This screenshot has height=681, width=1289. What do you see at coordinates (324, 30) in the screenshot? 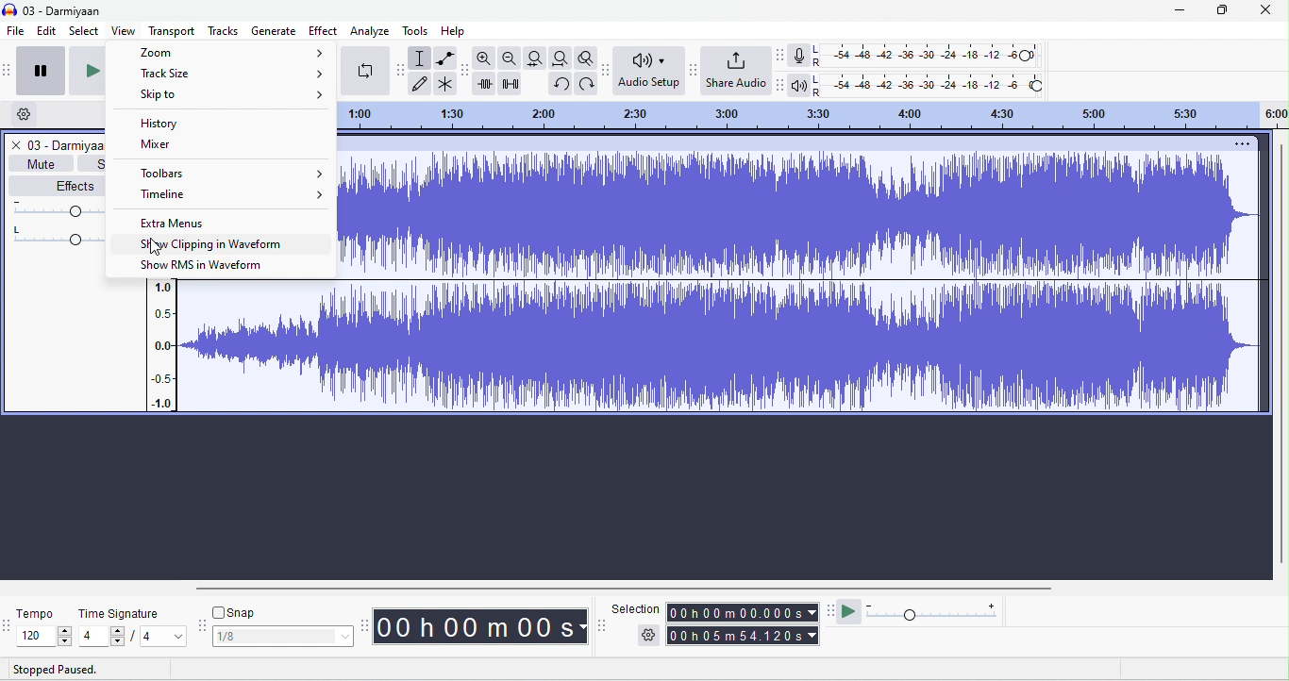
I see `effect` at bounding box center [324, 30].